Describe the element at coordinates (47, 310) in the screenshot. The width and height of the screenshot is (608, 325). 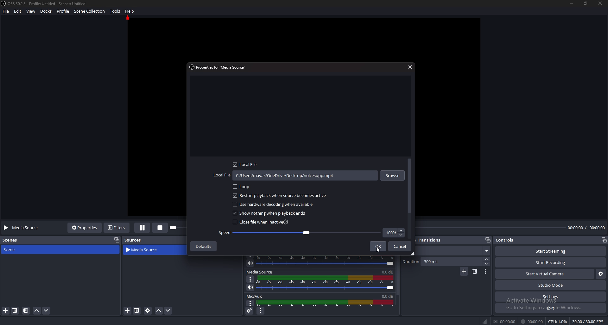
I see `move scene down` at that location.